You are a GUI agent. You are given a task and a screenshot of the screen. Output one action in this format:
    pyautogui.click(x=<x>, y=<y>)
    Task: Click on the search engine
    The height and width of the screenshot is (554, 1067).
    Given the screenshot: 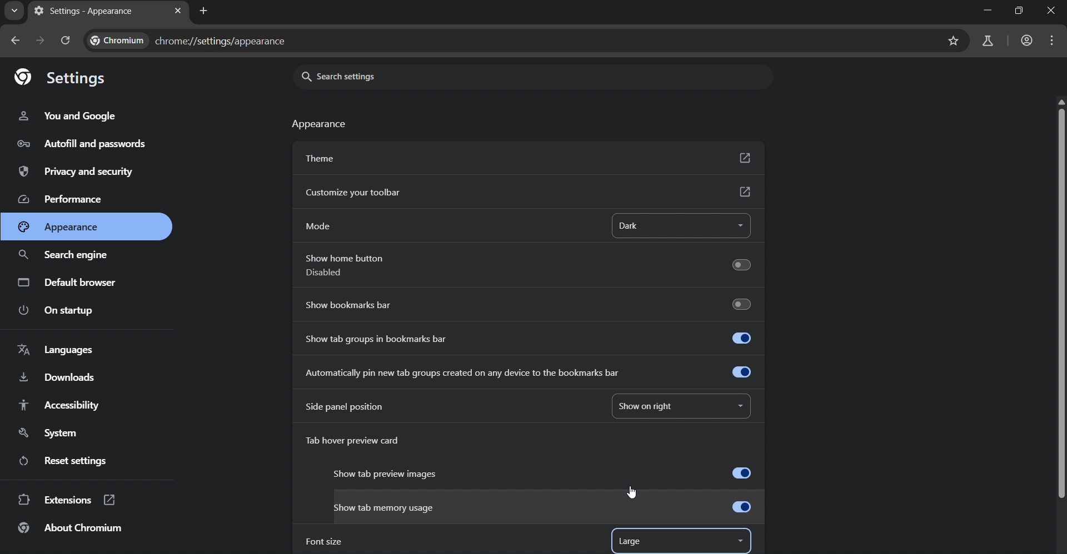 What is the action you would take?
    pyautogui.click(x=66, y=257)
    